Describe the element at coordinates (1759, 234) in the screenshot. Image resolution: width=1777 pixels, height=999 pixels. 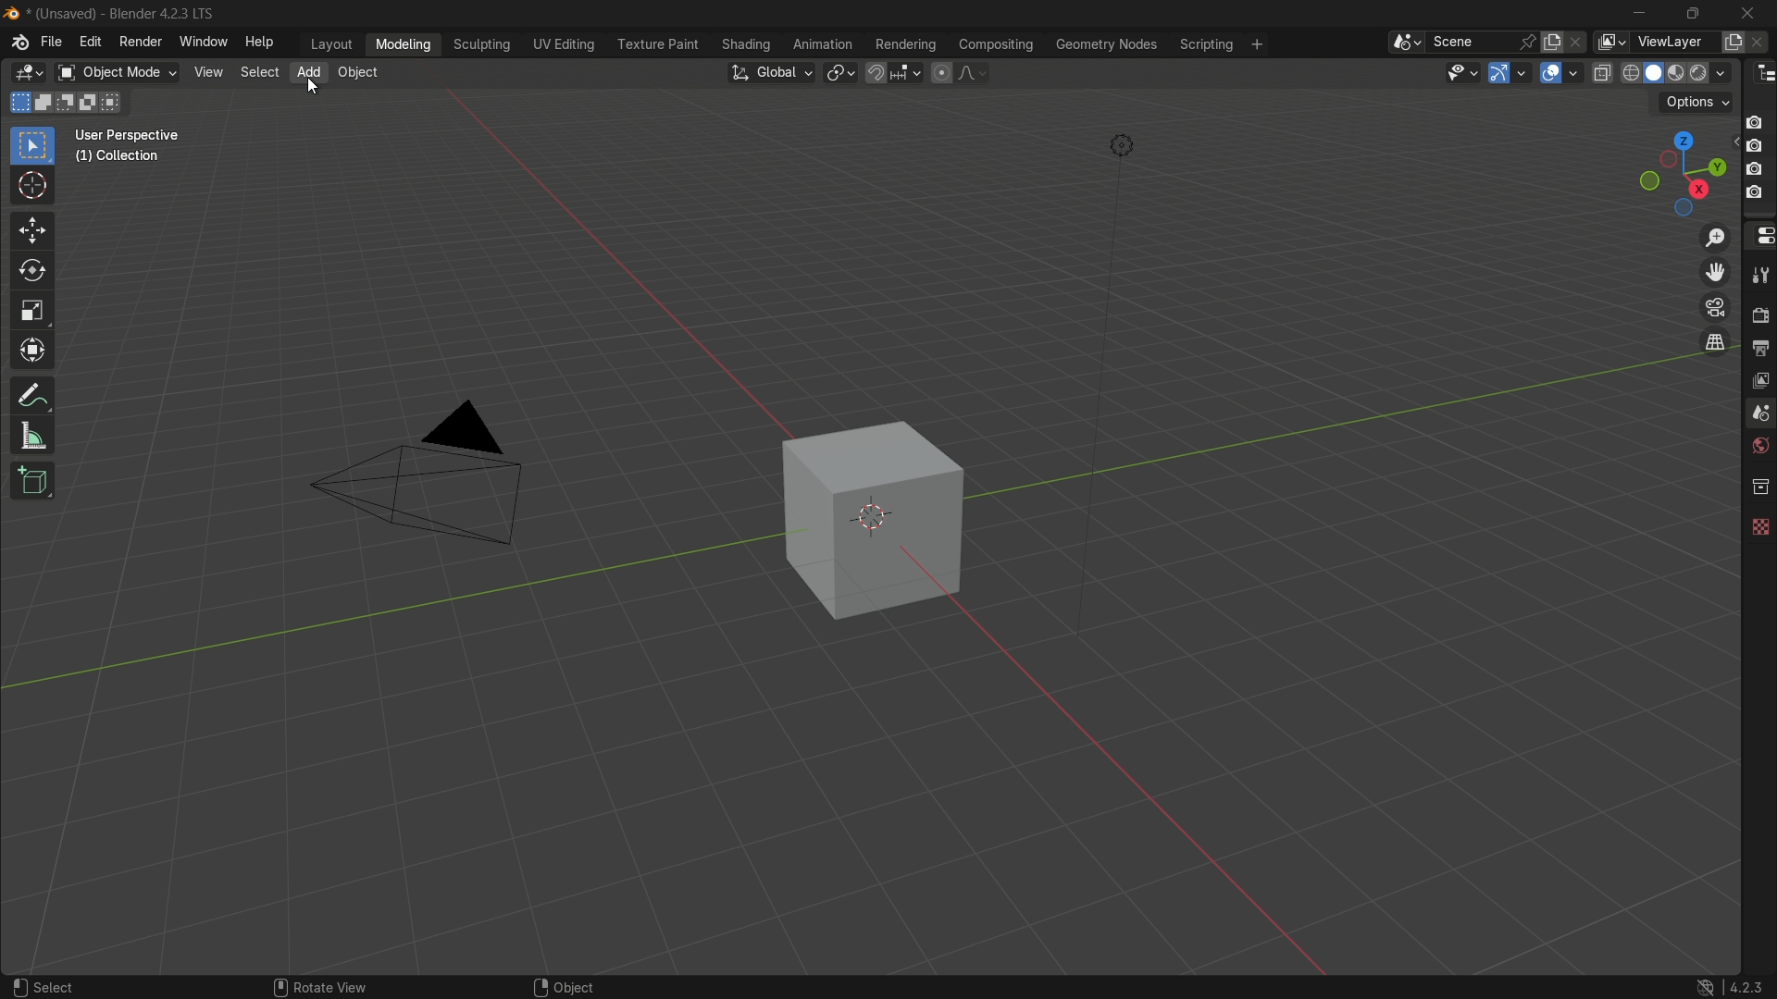
I see `properties` at that location.